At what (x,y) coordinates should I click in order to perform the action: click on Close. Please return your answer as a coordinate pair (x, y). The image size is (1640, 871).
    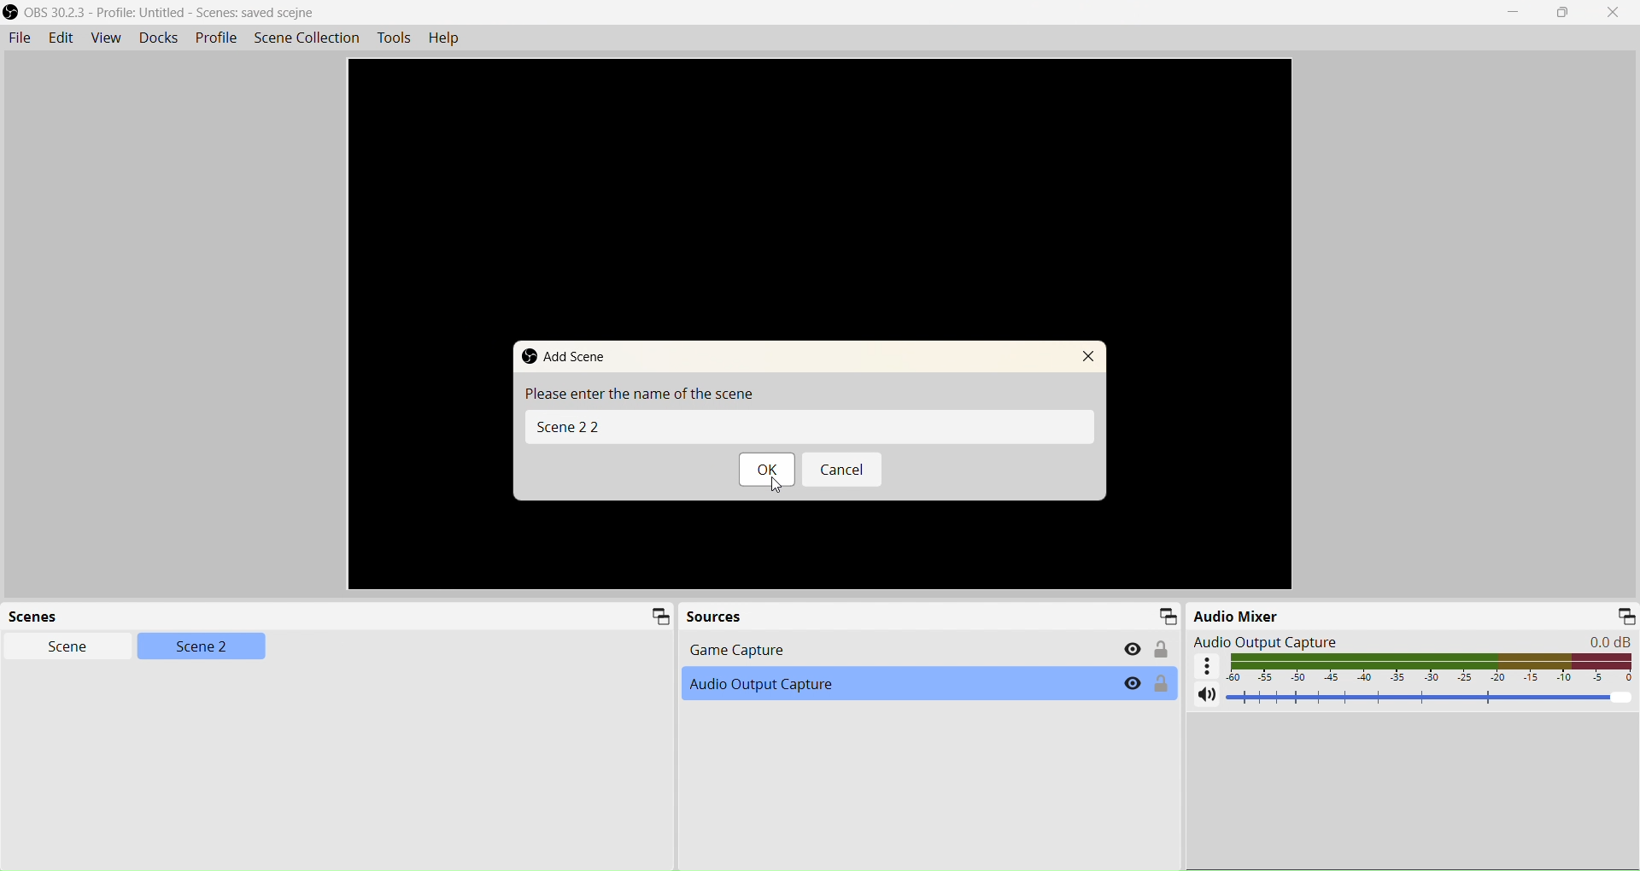
    Looking at the image, I should click on (1614, 13).